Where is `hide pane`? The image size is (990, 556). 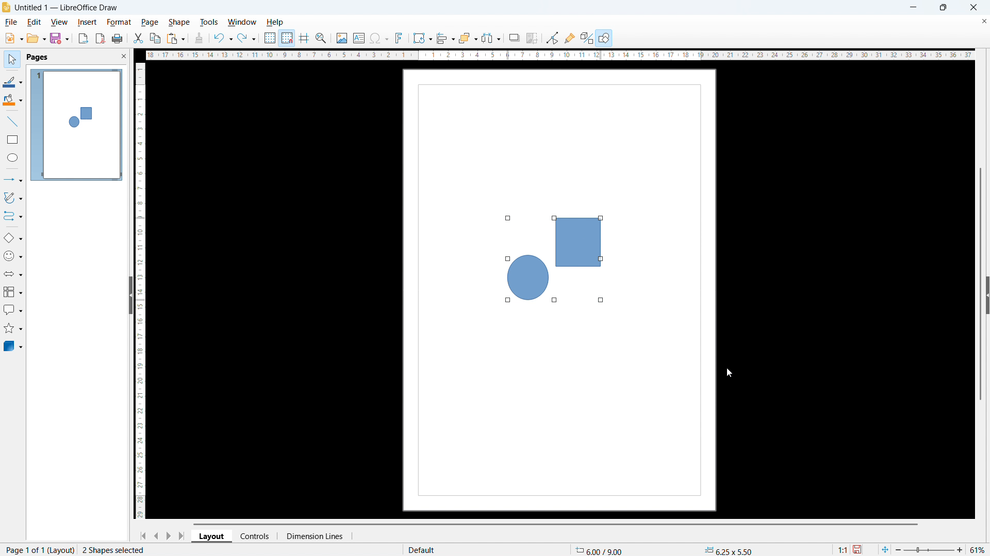
hide pane is located at coordinates (131, 295).